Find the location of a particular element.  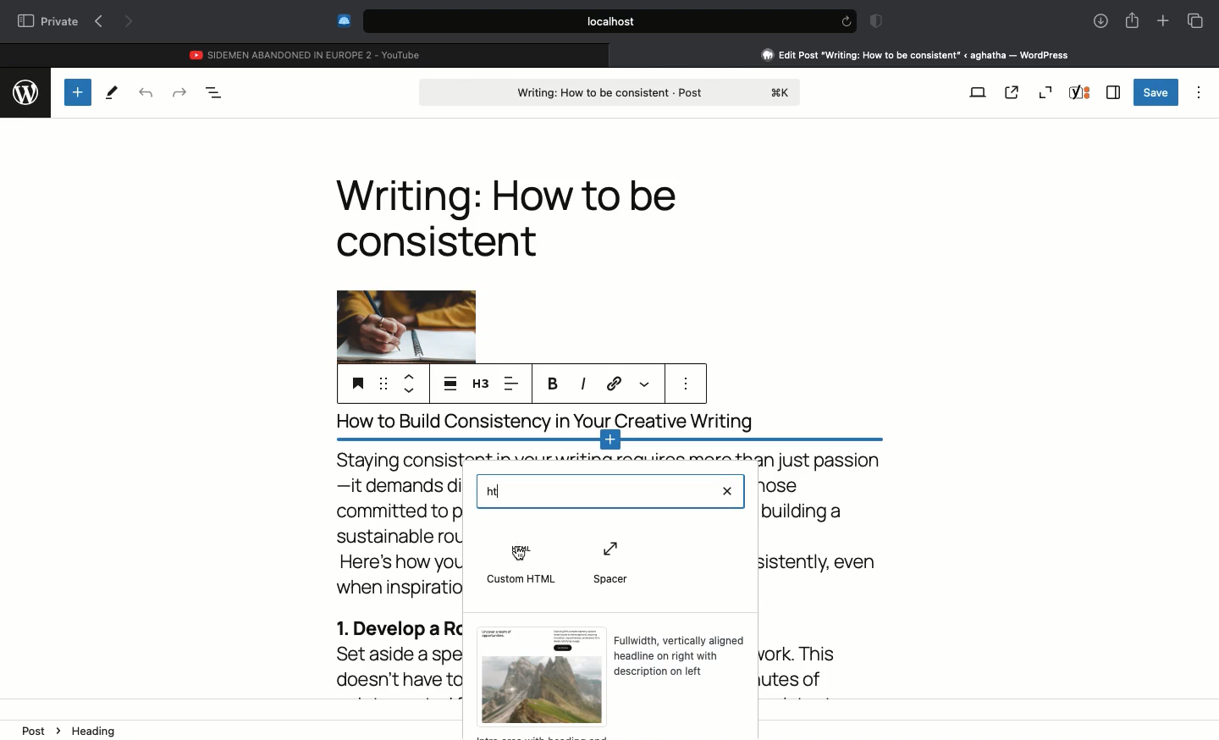

Search bar is located at coordinates (593, 21).